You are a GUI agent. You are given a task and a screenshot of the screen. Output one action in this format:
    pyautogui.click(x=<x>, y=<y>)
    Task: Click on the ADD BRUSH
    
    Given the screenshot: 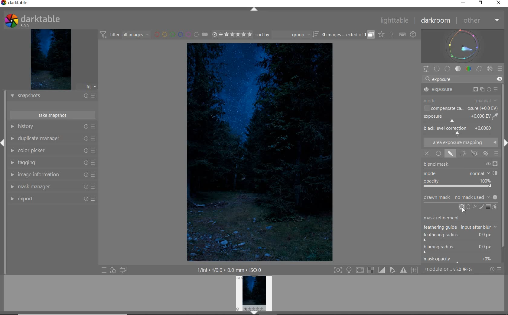 What is the action you would take?
    pyautogui.click(x=481, y=206)
    